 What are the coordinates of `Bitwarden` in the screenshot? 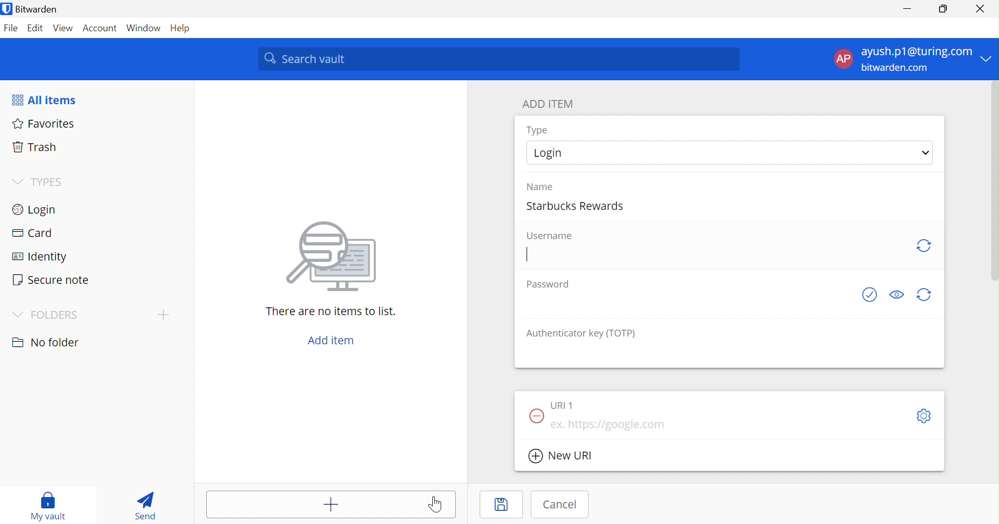 It's located at (32, 9).